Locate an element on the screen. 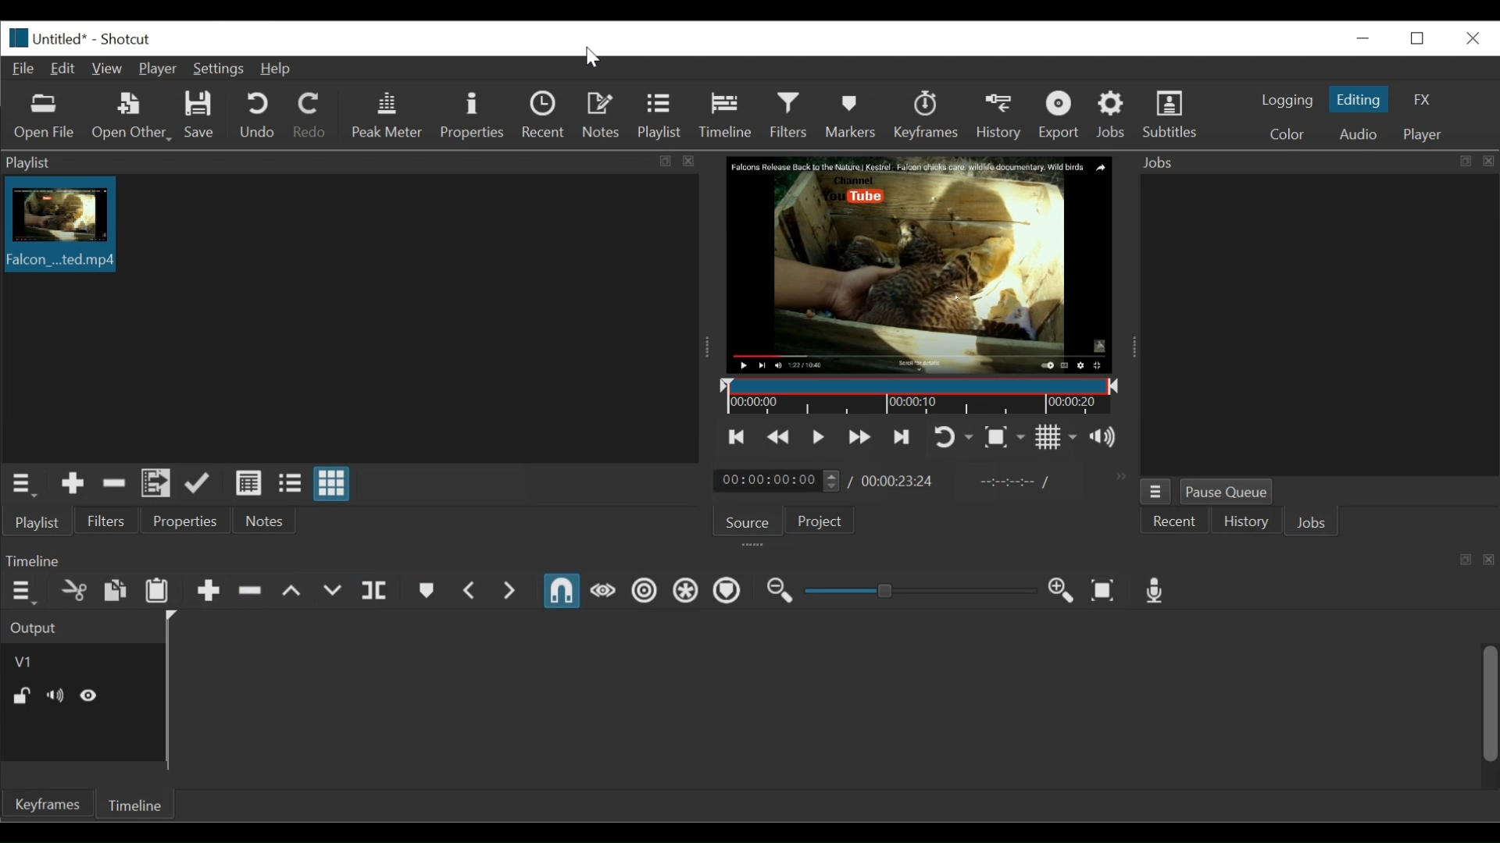 The width and height of the screenshot is (1500, 843). Copy is located at coordinates (115, 589).